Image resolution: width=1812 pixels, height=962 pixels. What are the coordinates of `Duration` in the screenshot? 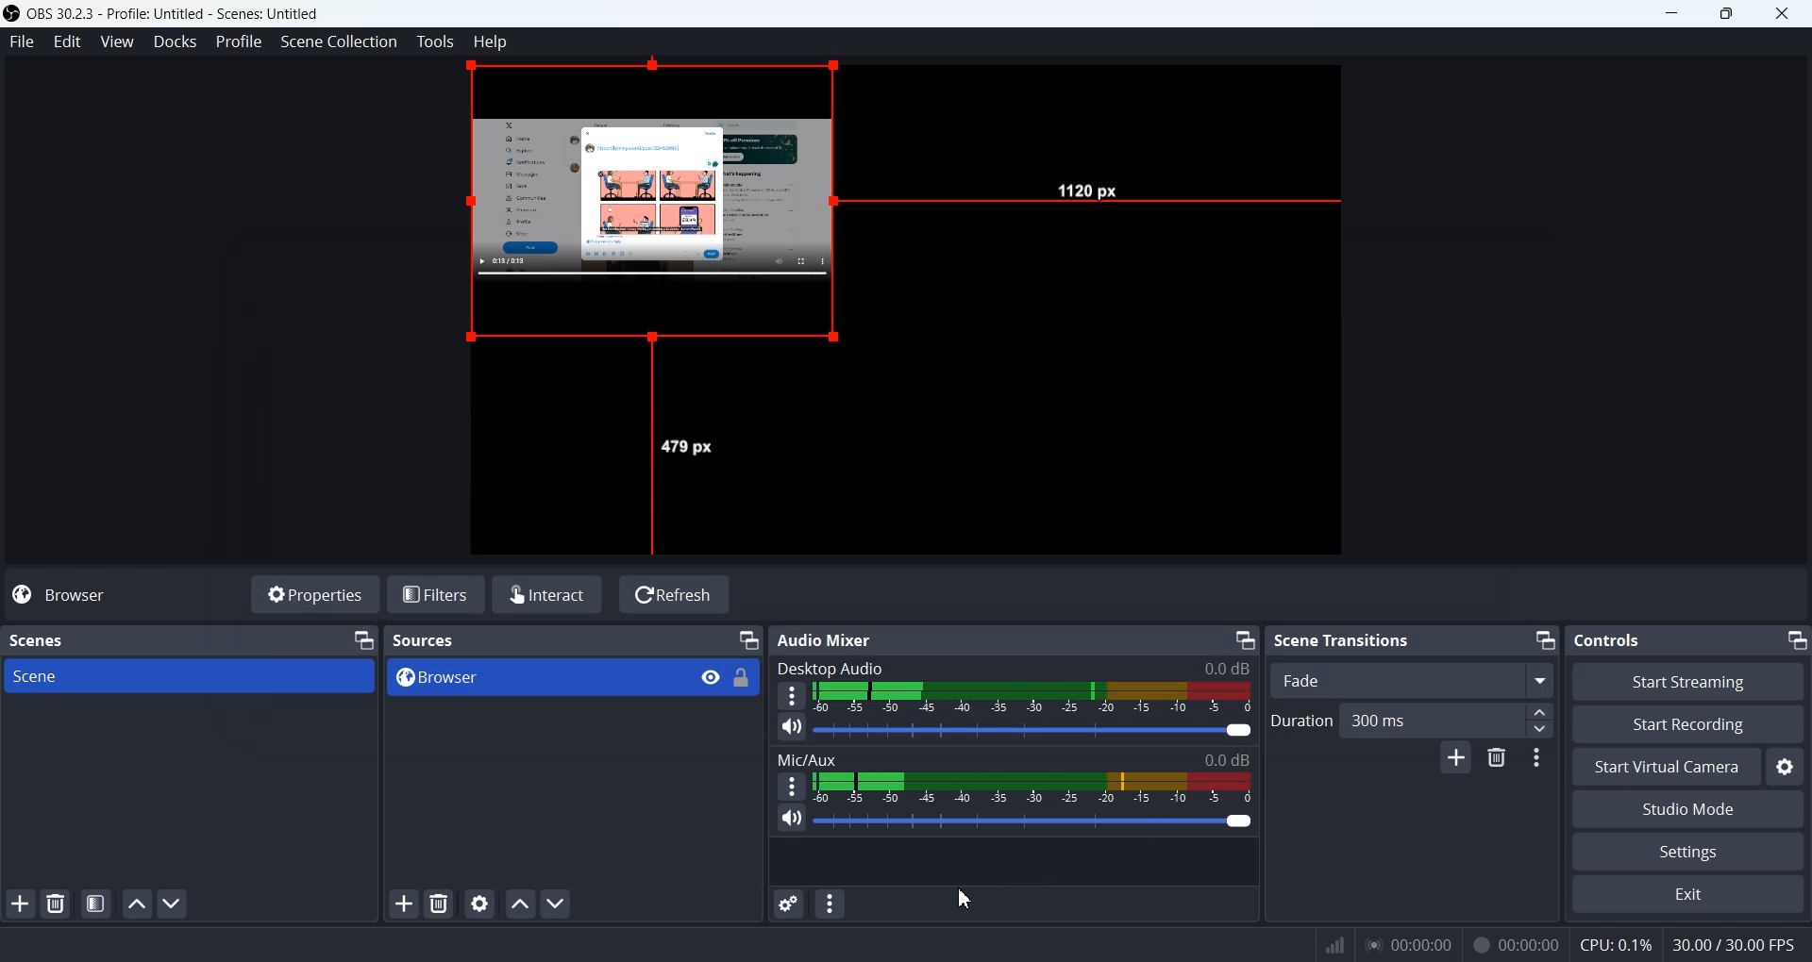 It's located at (1300, 720).